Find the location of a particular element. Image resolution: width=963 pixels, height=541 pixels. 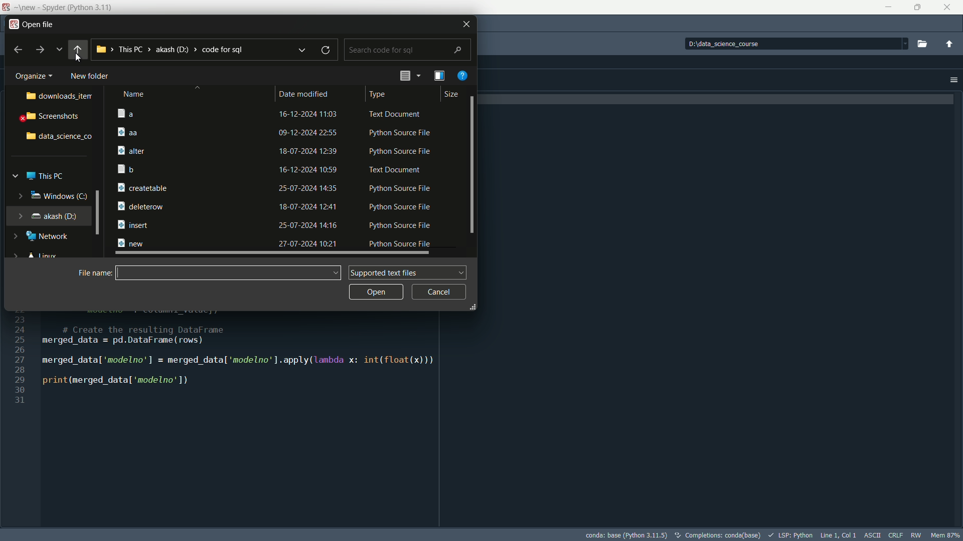

linux is located at coordinates (45, 256).